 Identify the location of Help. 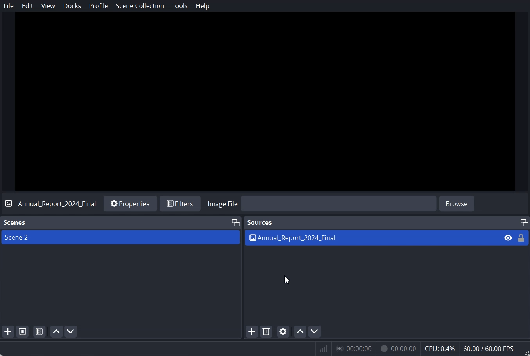
(203, 6).